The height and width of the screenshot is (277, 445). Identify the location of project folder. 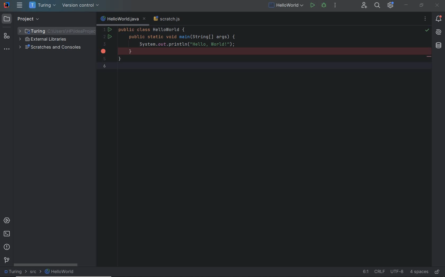
(53, 31).